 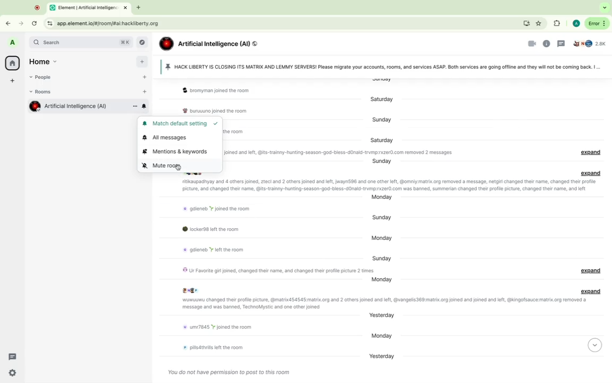 I want to click on New tab, so click(x=140, y=7).